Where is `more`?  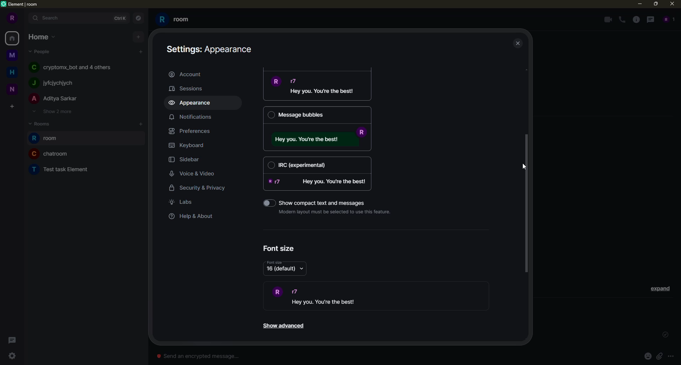 more is located at coordinates (671, 356).